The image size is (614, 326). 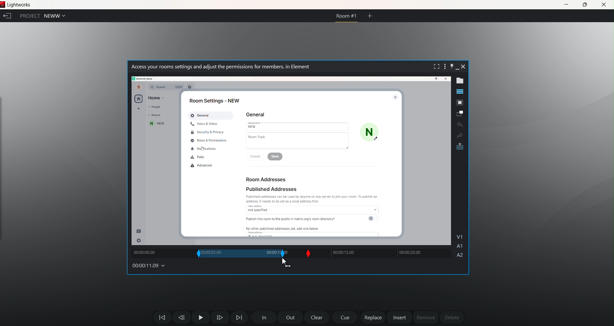 I want to click on close, so click(x=393, y=96).